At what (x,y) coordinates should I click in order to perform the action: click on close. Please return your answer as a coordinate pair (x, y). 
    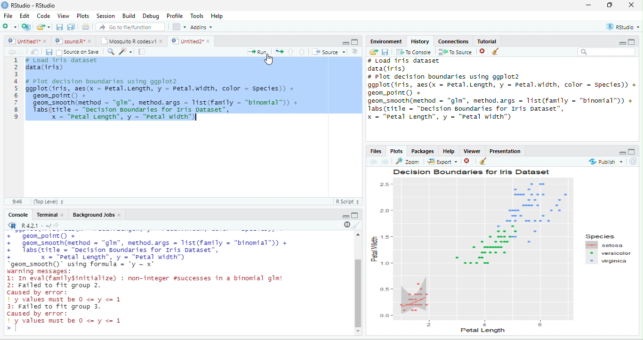
    Looking at the image, I should click on (63, 215).